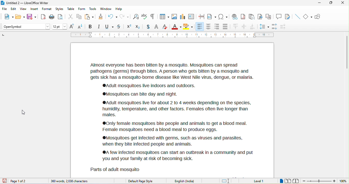  Describe the element at coordinates (165, 26) in the screenshot. I see `clear direct formatting` at that location.